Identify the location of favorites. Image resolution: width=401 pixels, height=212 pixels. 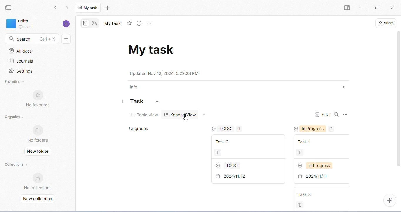
(14, 82).